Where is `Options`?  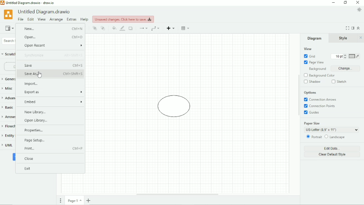
Options is located at coordinates (310, 93).